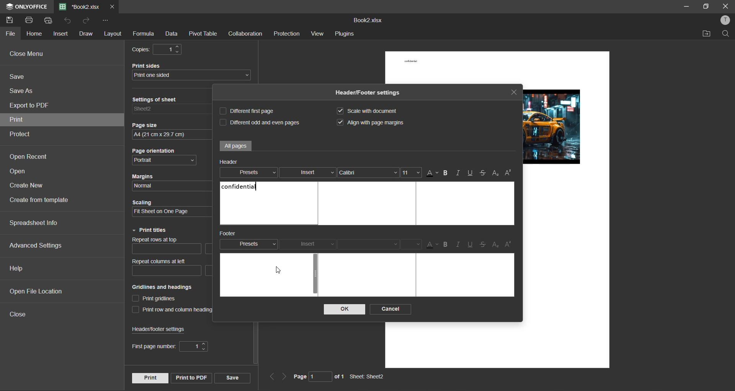 This screenshot has height=391, width=735. Describe the element at coordinates (25, 90) in the screenshot. I see `save as ` at that location.